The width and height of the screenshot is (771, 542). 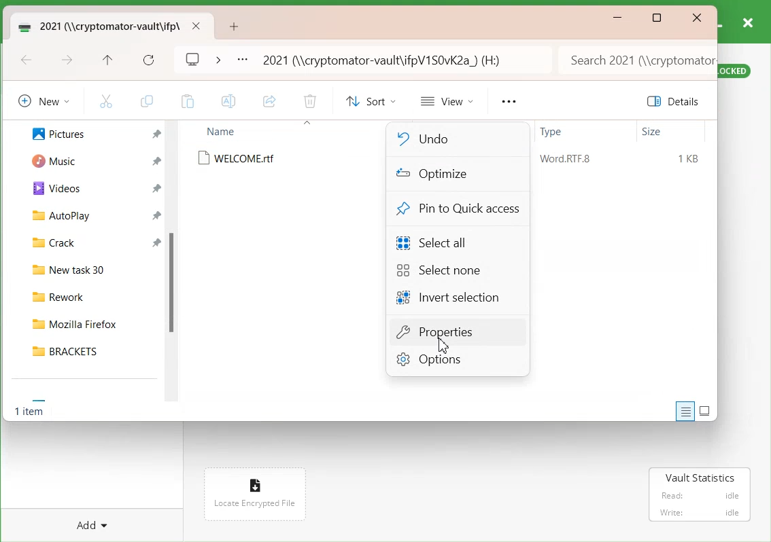 What do you see at coordinates (657, 19) in the screenshot?
I see `Maximize` at bounding box center [657, 19].